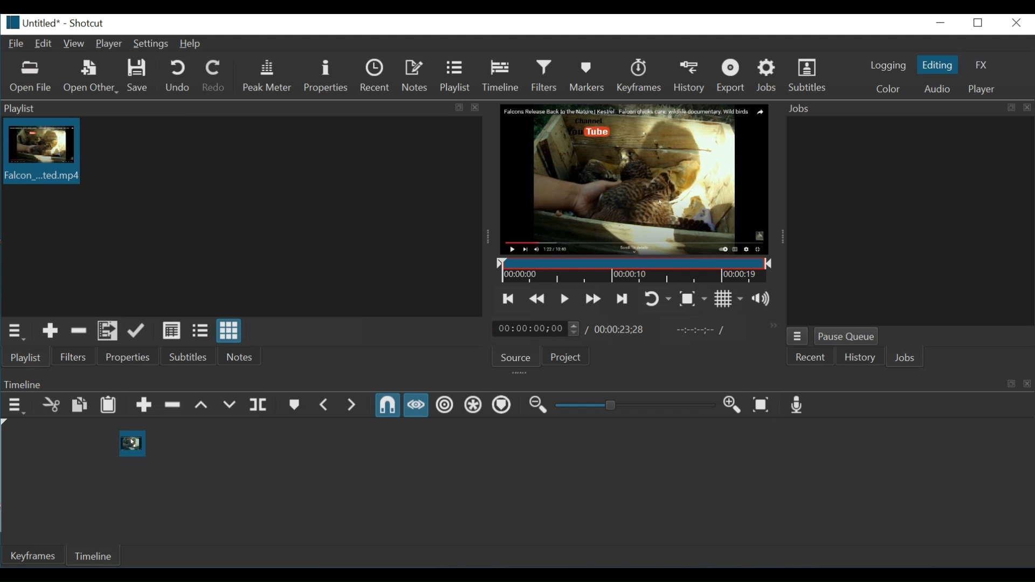  I want to click on Jobs, so click(905, 358).